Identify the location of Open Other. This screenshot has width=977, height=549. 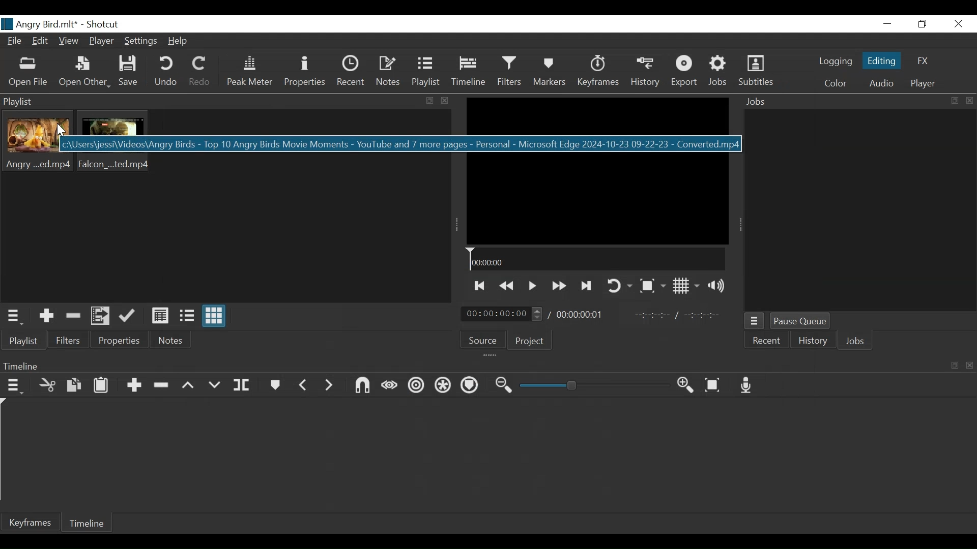
(84, 73).